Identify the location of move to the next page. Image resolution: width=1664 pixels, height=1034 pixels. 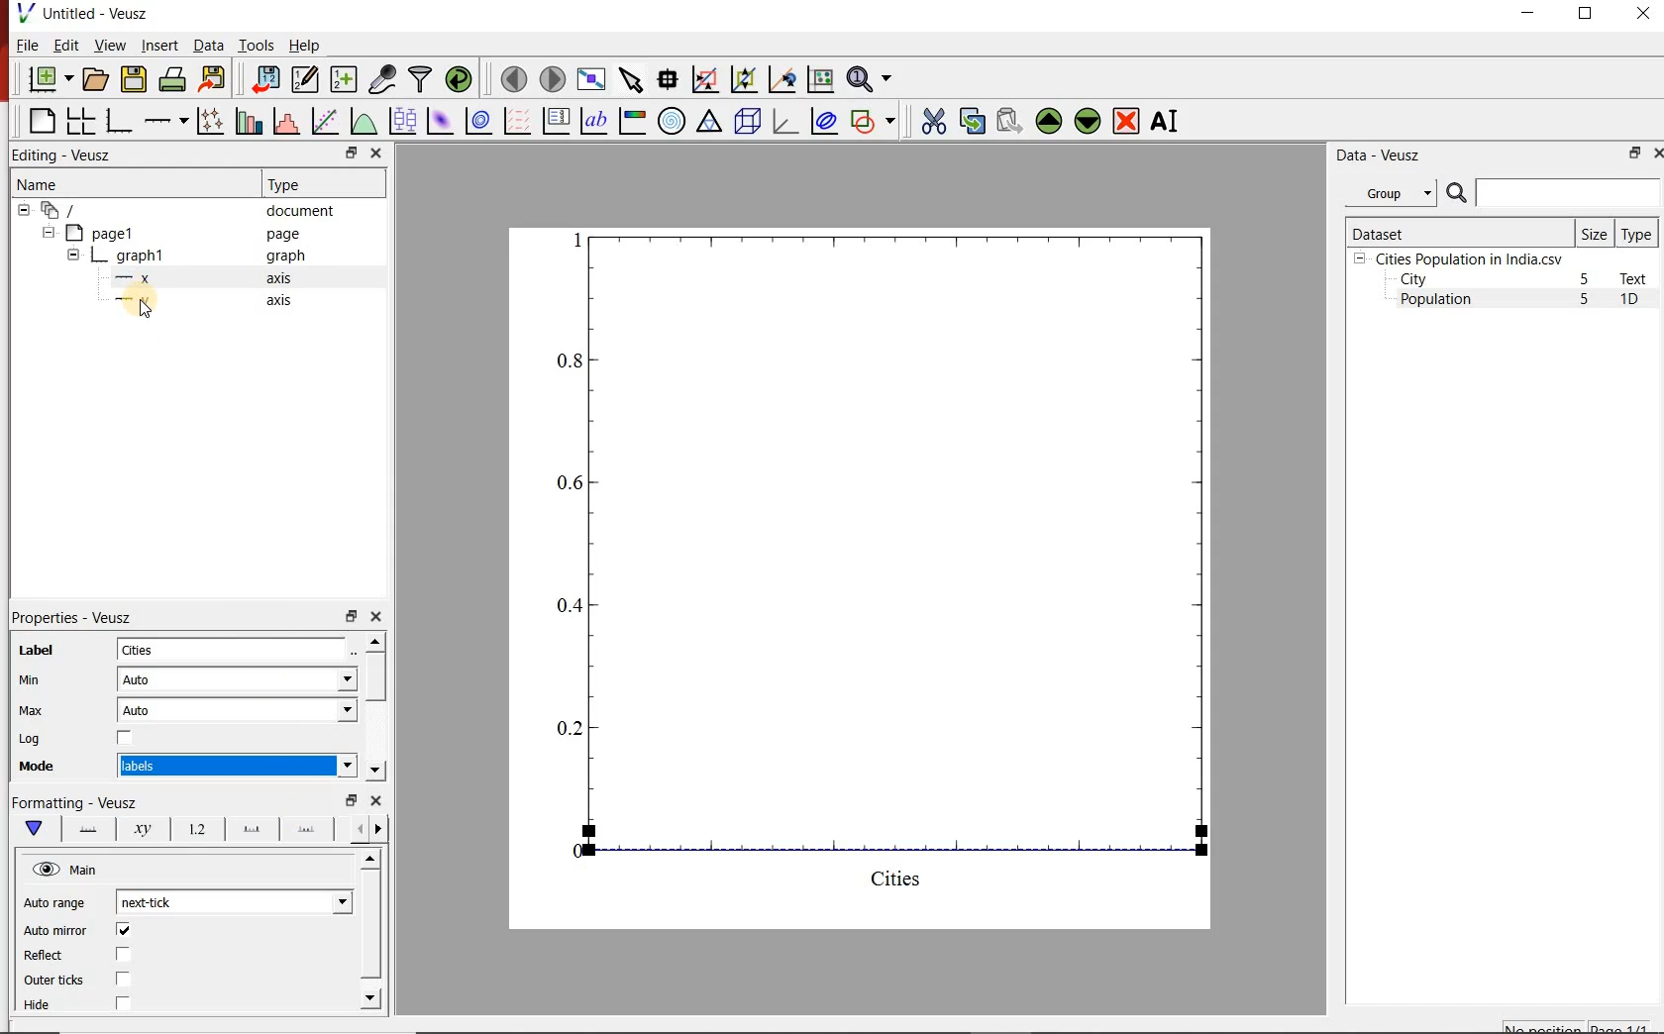
(551, 78).